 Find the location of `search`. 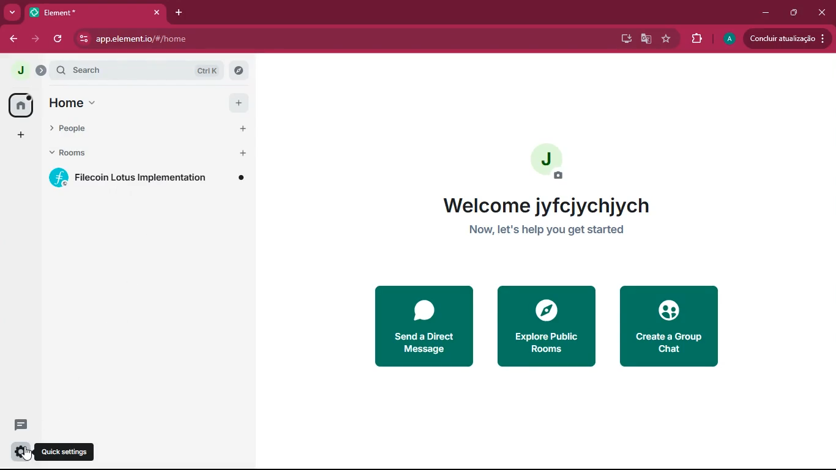

search is located at coordinates (141, 71).